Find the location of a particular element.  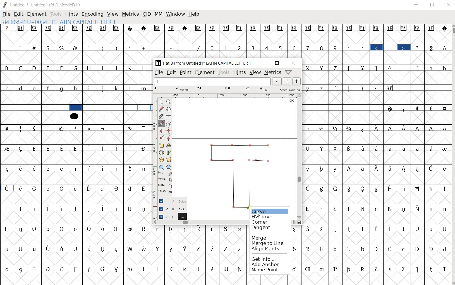

Symbol is located at coordinates (337, 248).